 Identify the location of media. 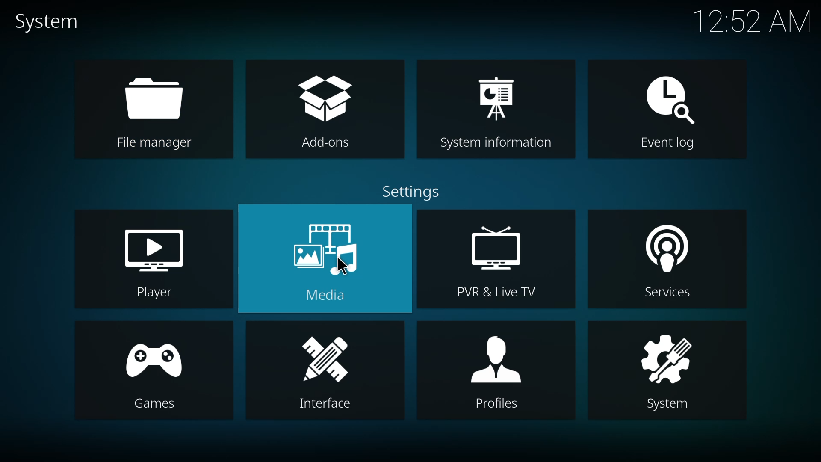
(330, 244).